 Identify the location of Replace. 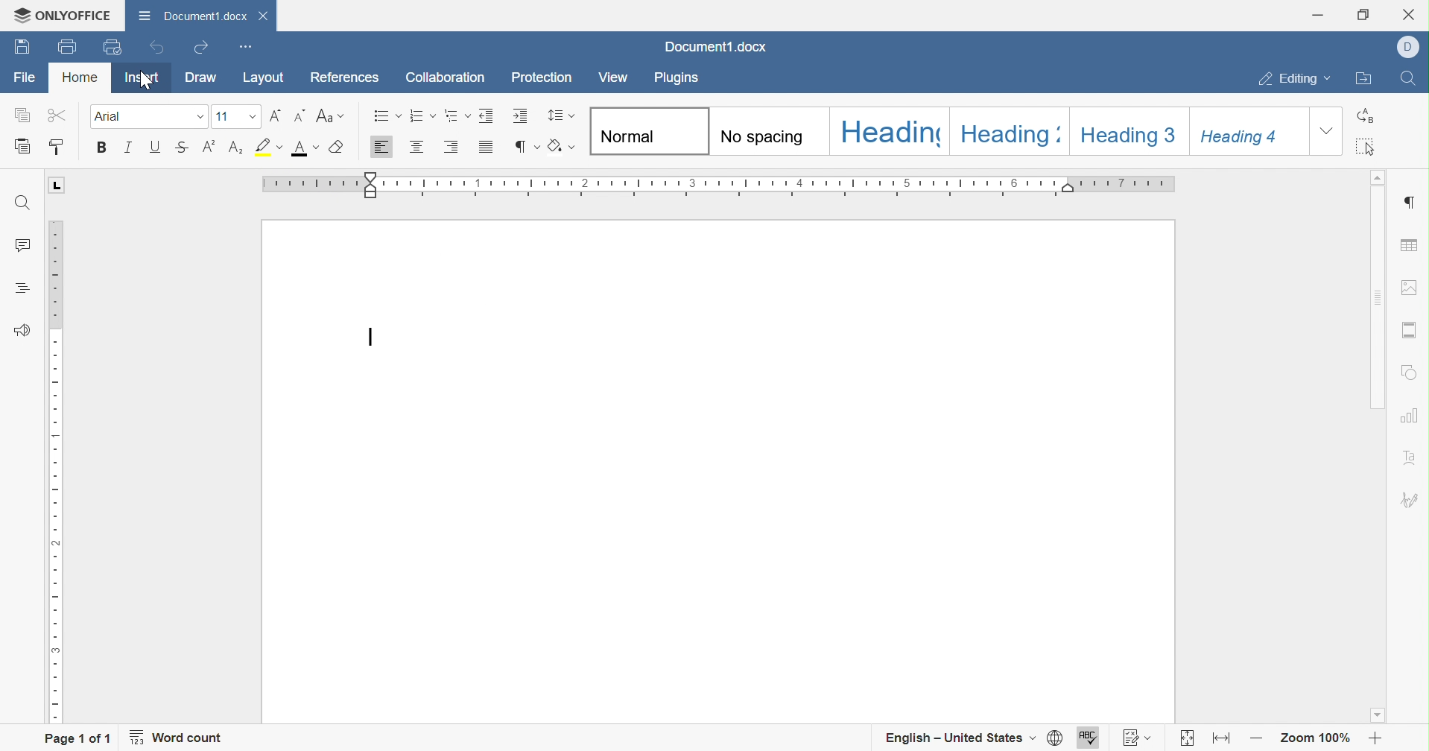
(1368, 115).